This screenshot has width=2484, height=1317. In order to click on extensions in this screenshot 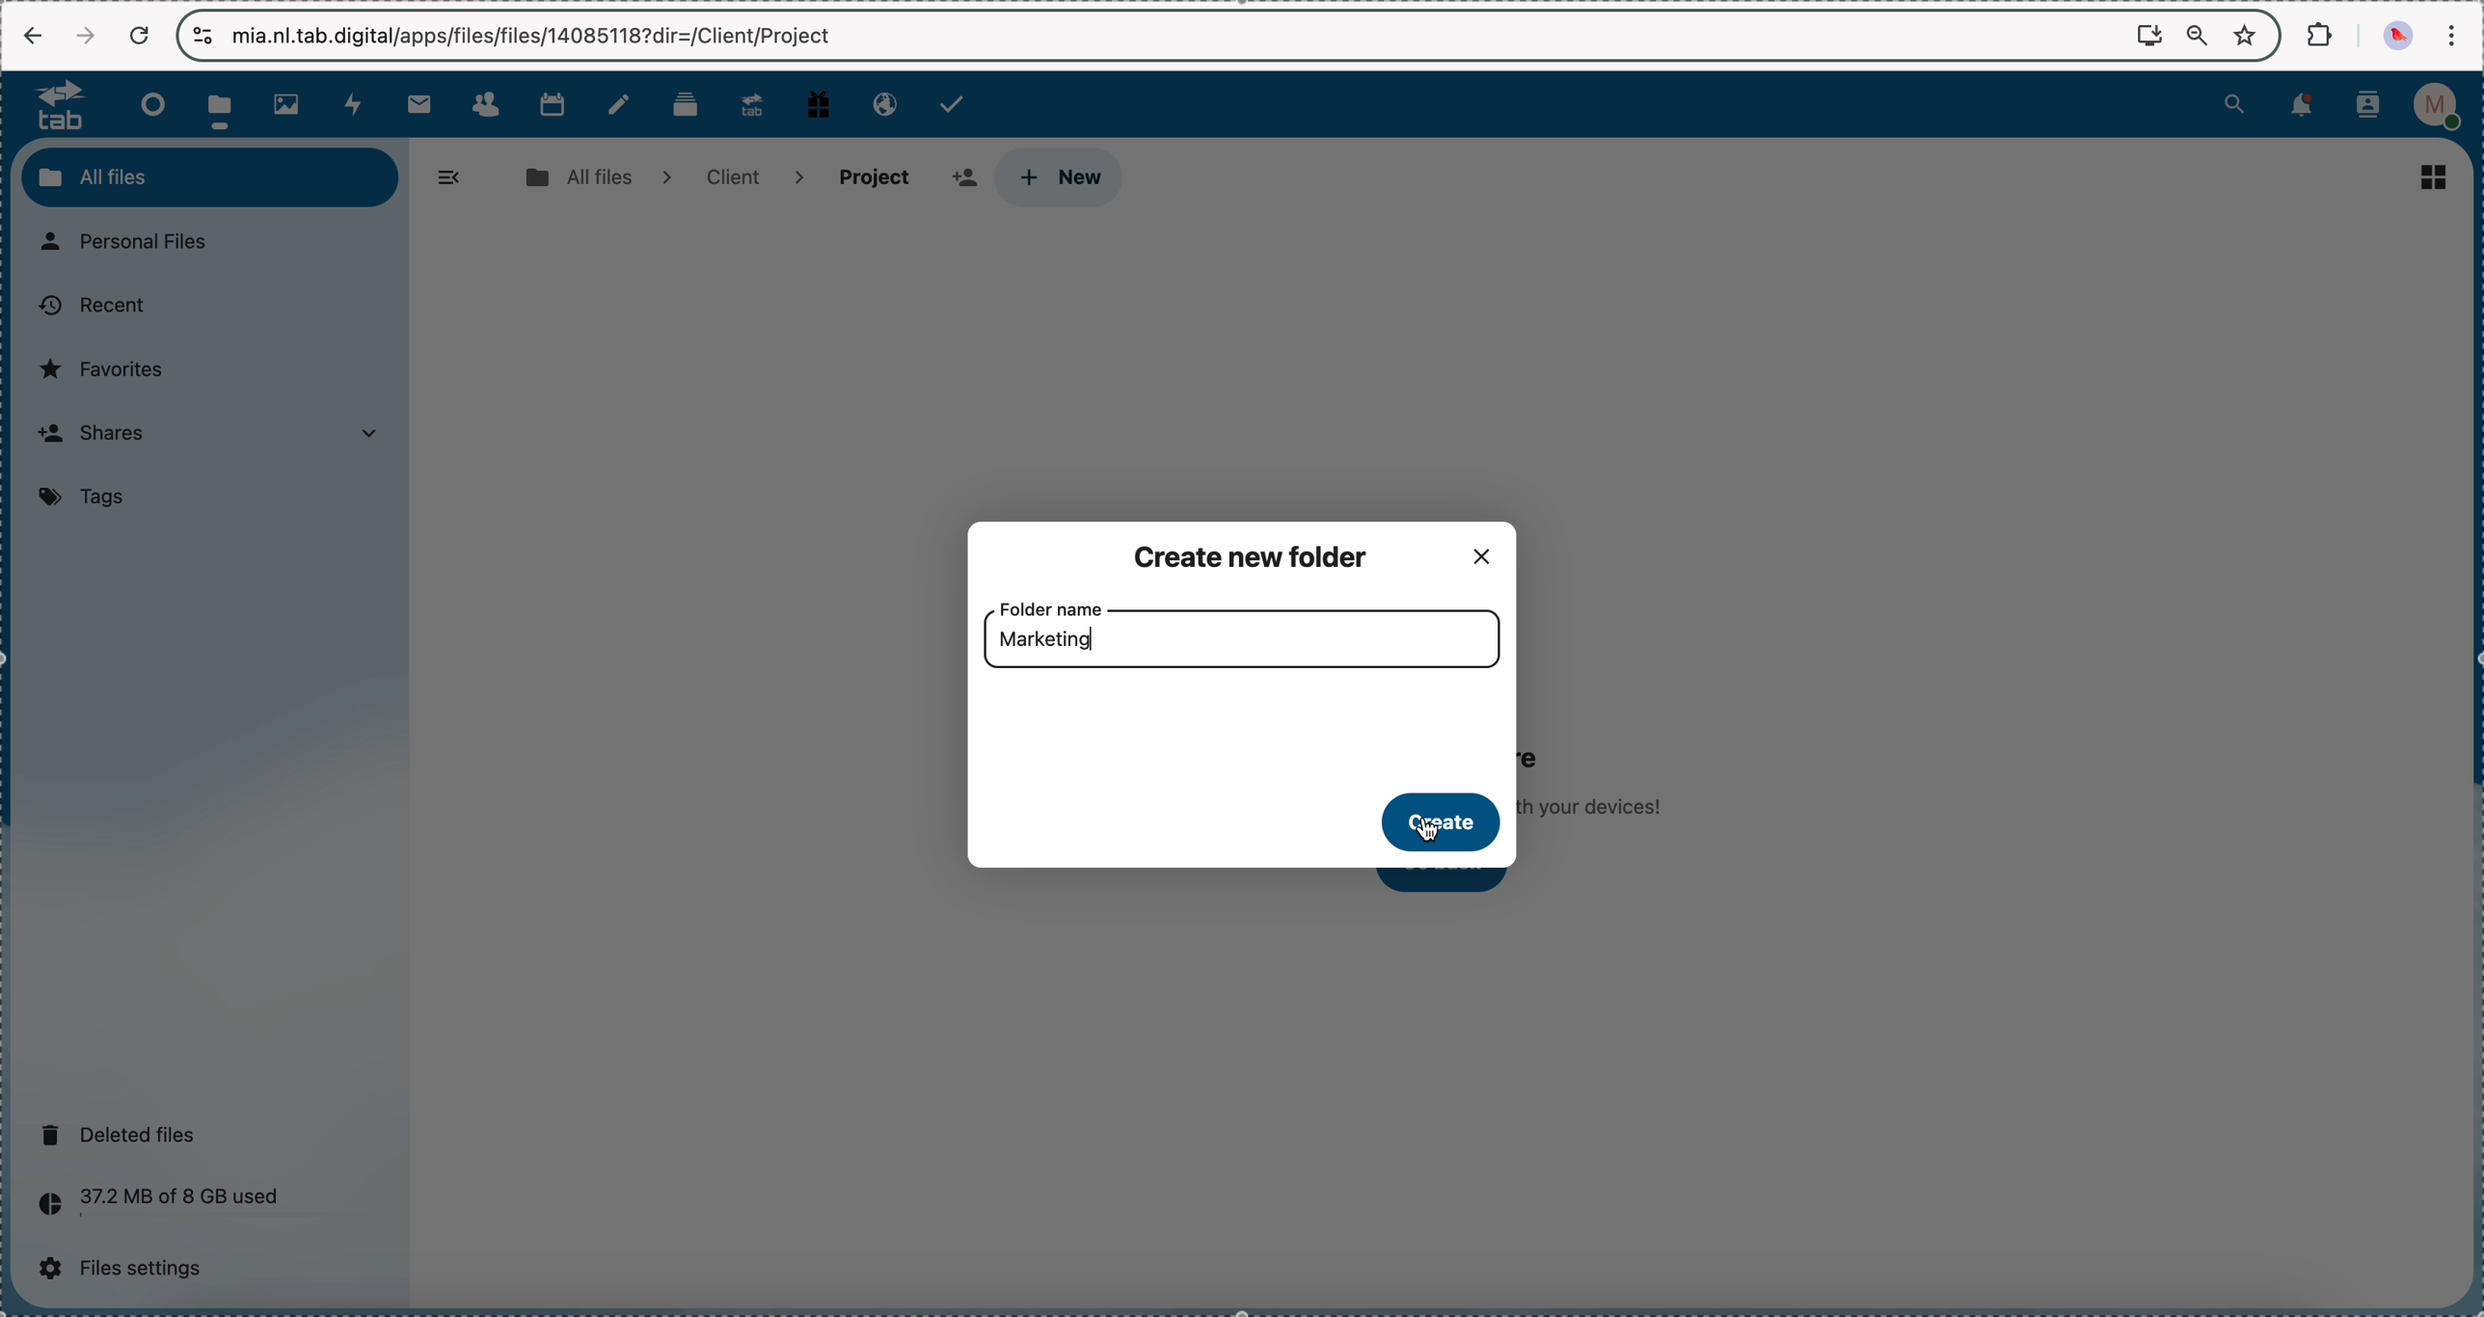, I will do `click(2322, 33)`.